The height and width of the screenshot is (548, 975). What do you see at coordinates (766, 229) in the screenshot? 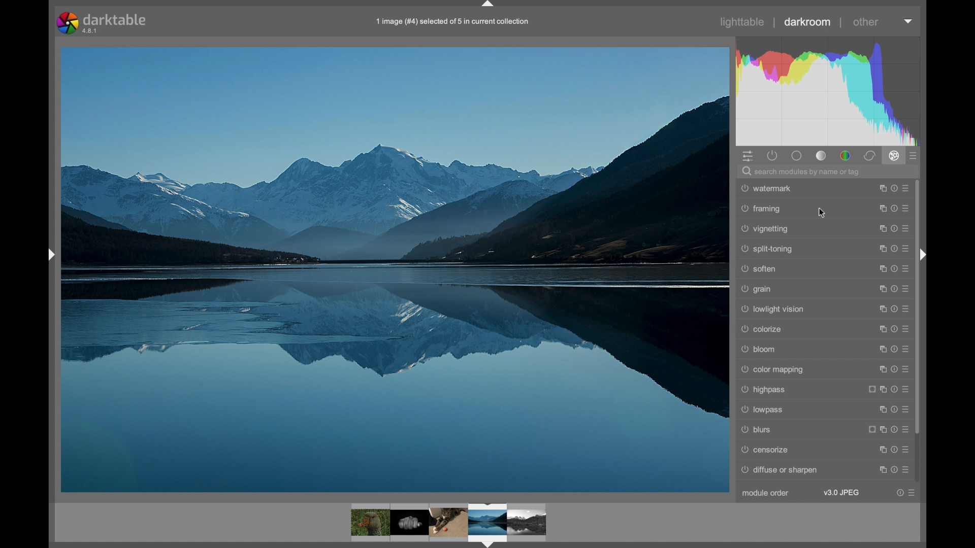
I see `vignetting` at bounding box center [766, 229].